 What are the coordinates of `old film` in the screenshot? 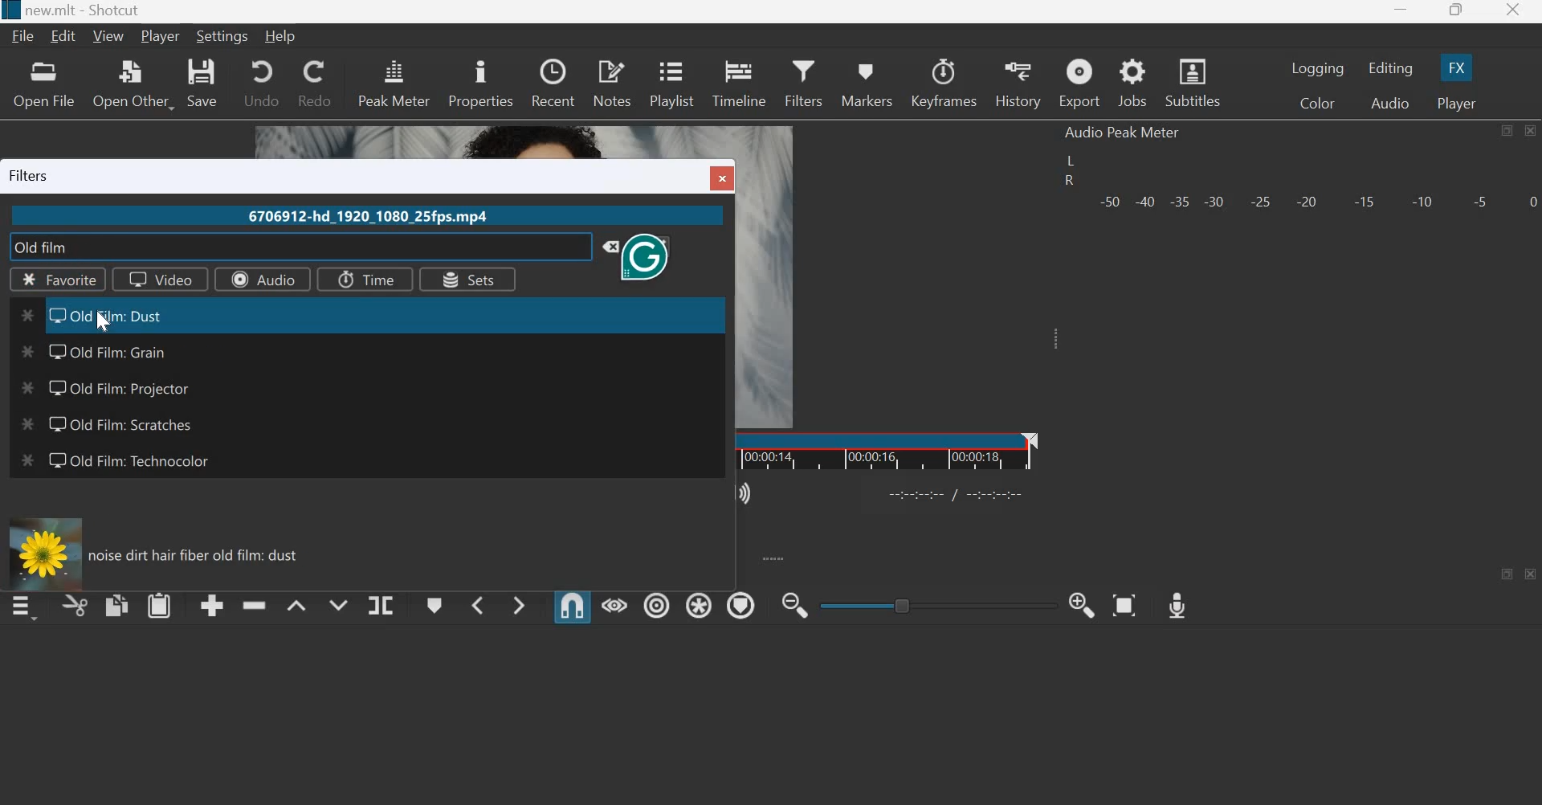 It's located at (44, 246).